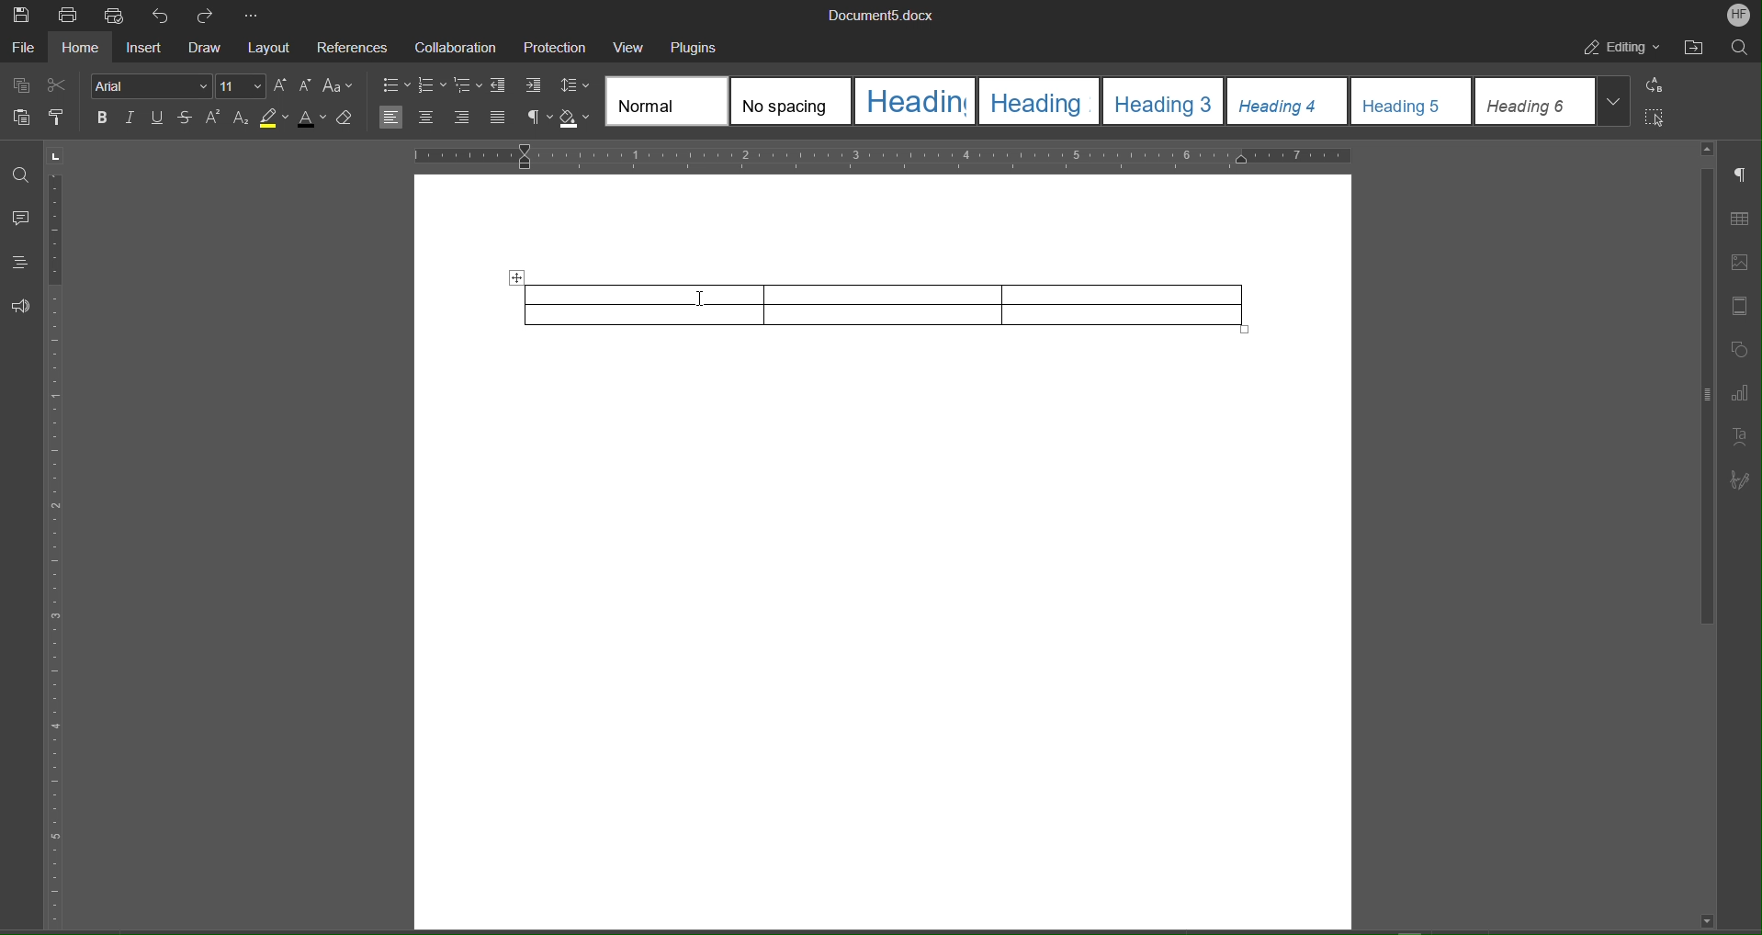 The image size is (1762, 935). Describe the element at coordinates (1164, 101) in the screenshot. I see `heading 3` at that location.